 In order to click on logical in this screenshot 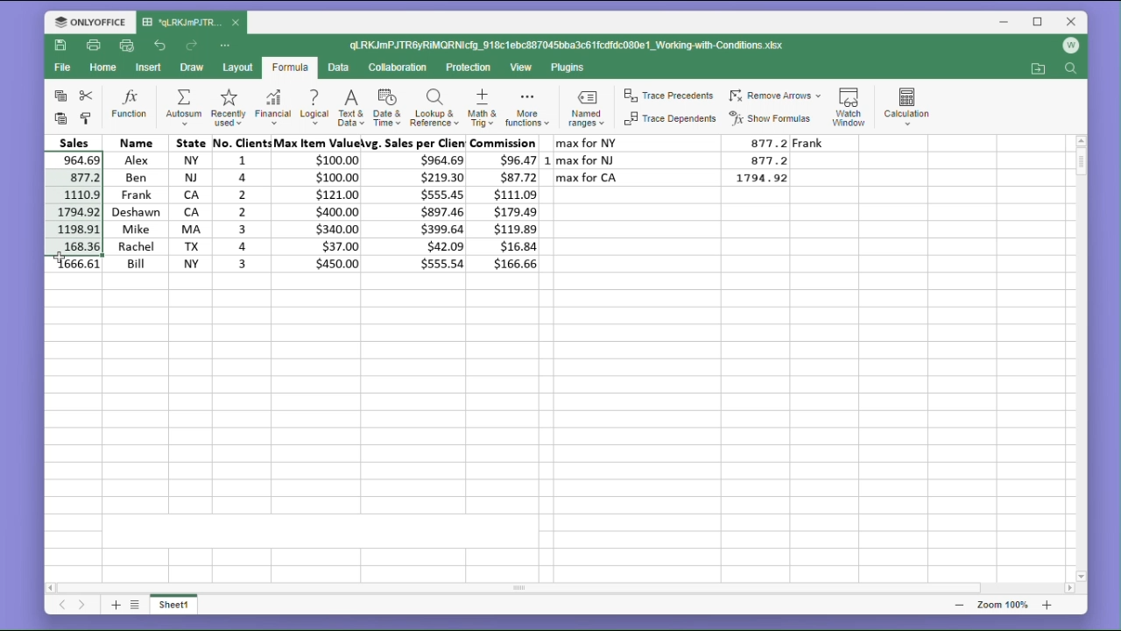, I will do `click(314, 109)`.